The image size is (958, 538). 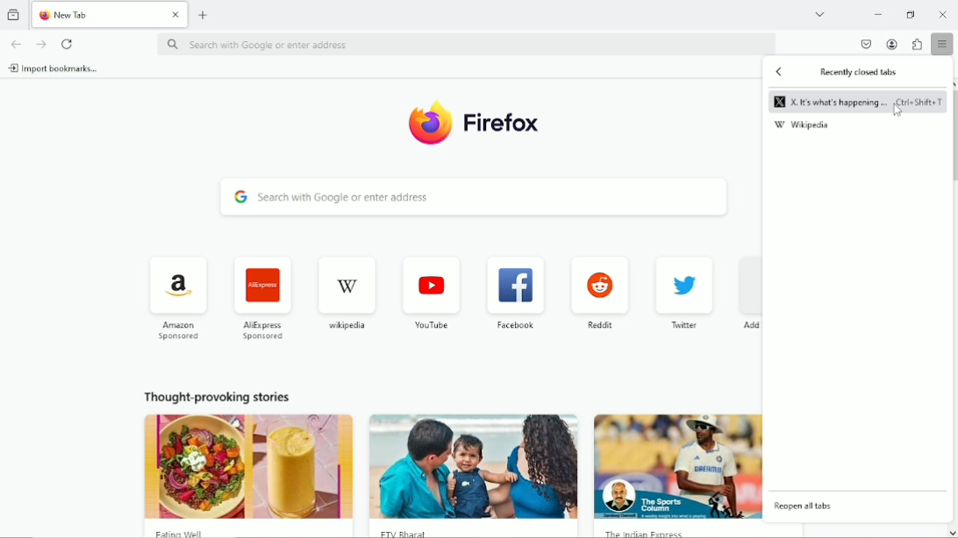 What do you see at coordinates (345, 326) in the screenshot?
I see `wikipedia` at bounding box center [345, 326].